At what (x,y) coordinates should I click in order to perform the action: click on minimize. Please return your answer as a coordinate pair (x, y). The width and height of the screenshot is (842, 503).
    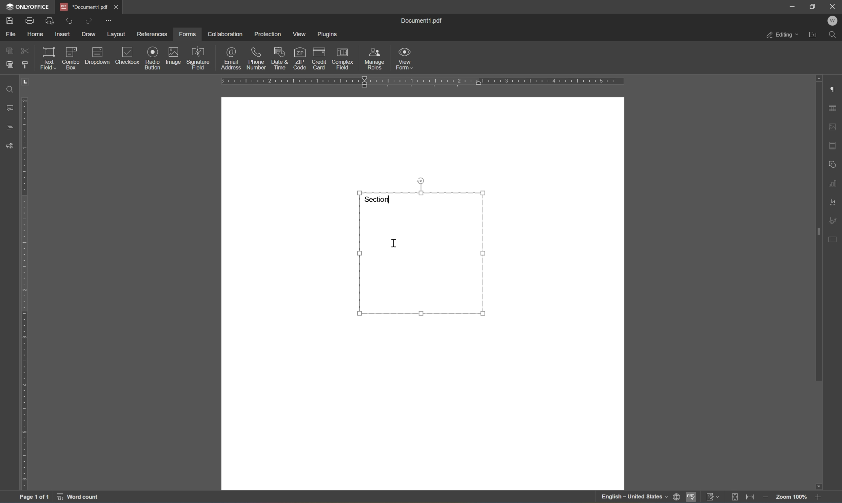
    Looking at the image, I should click on (792, 6).